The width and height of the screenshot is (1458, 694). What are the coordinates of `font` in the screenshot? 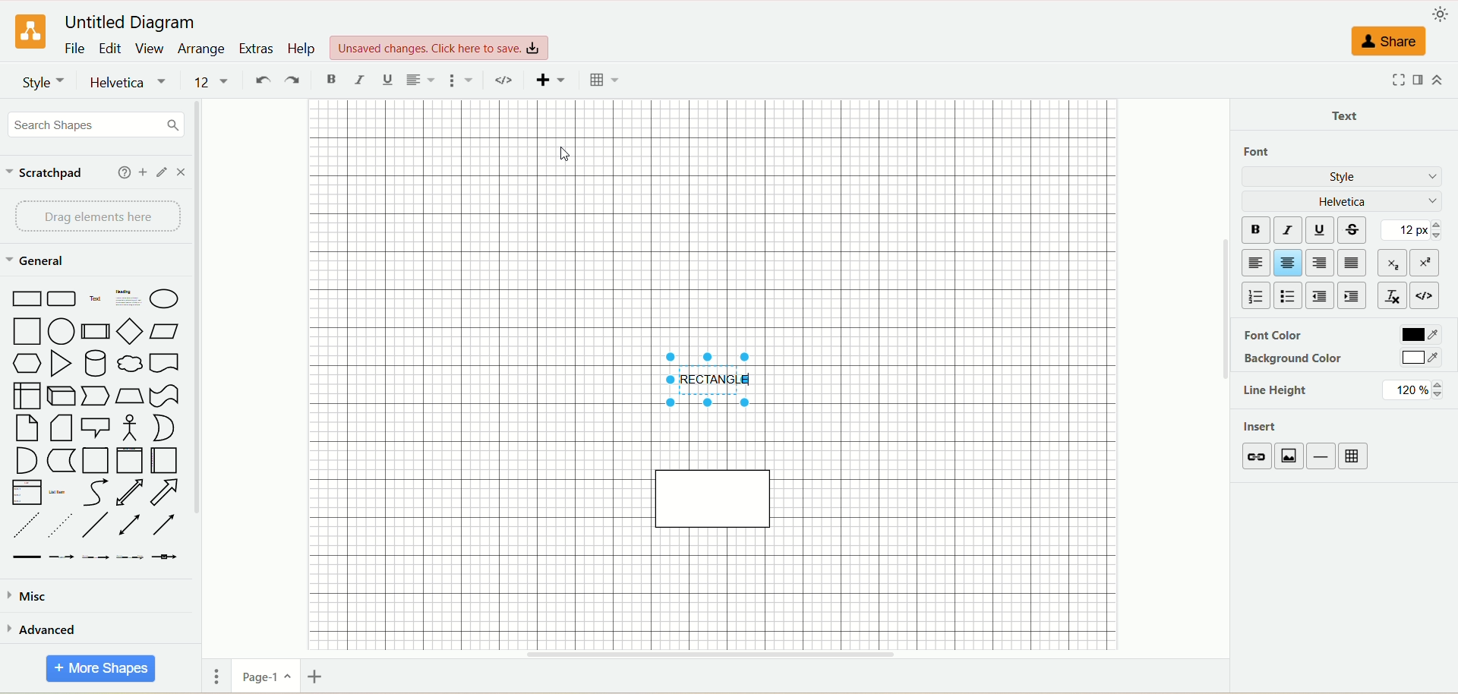 It's located at (1270, 153).